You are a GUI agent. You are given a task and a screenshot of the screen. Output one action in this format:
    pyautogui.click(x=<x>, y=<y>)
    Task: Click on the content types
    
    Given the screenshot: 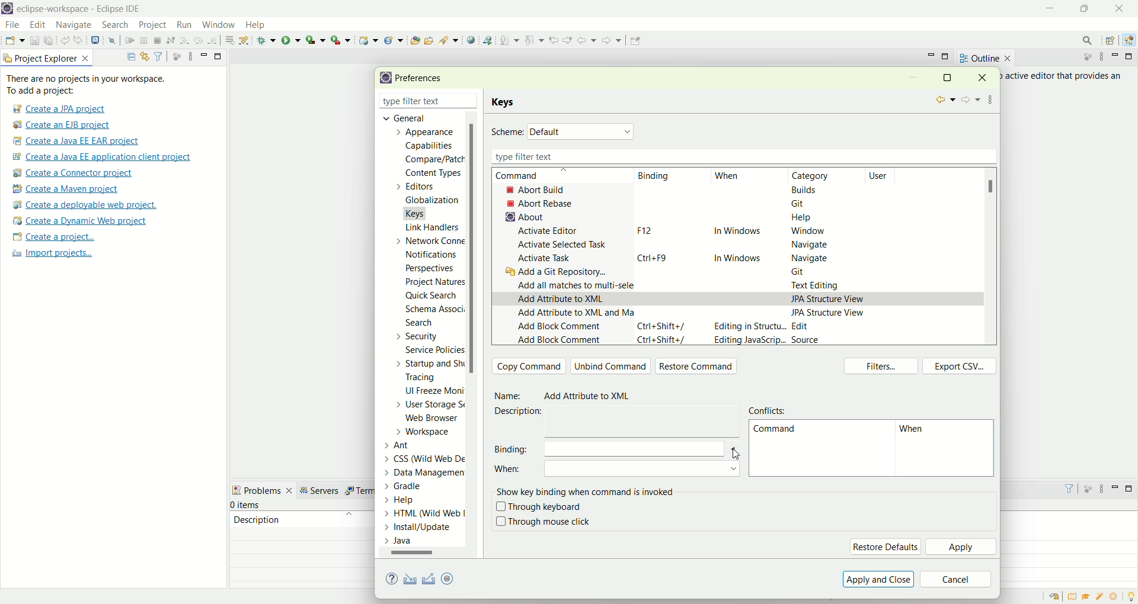 What is the action you would take?
    pyautogui.click(x=430, y=174)
    